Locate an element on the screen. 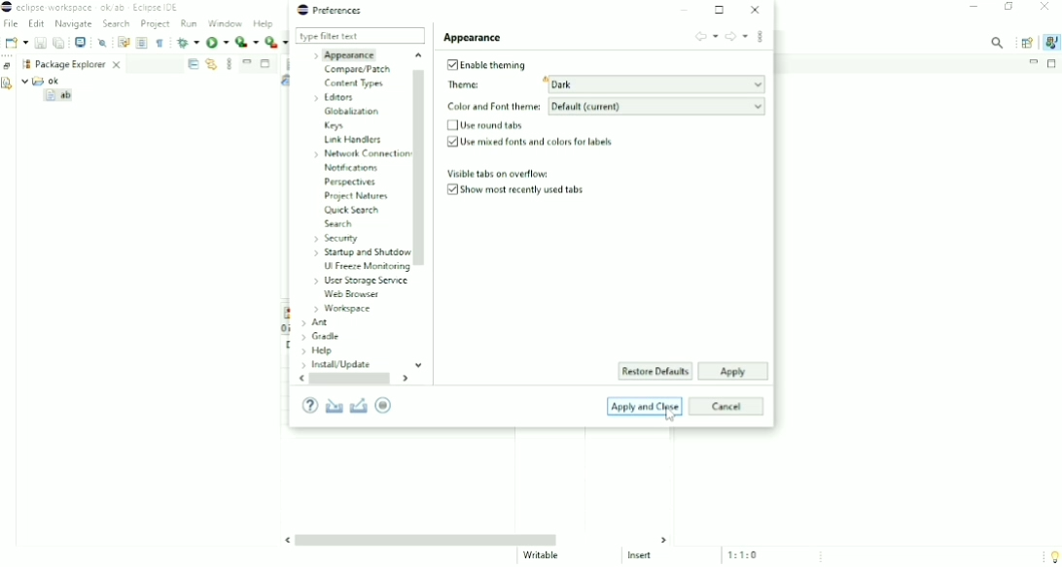 This screenshot has height=567, width=1062. Title is located at coordinates (95, 8).